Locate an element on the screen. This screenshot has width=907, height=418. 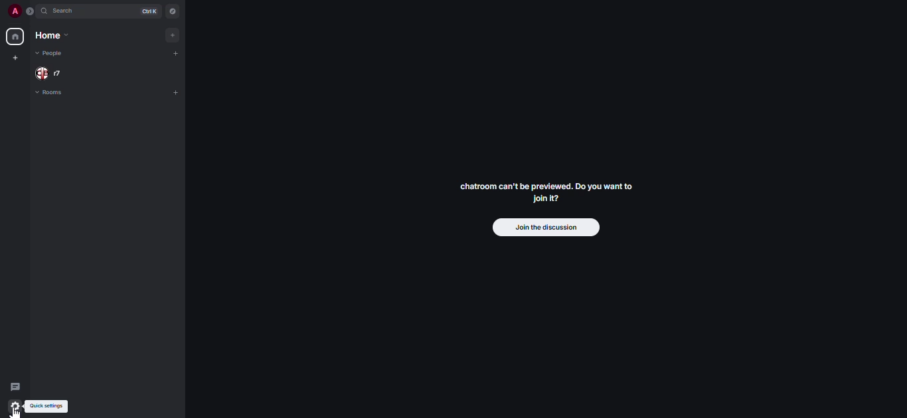
search is located at coordinates (62, 11).